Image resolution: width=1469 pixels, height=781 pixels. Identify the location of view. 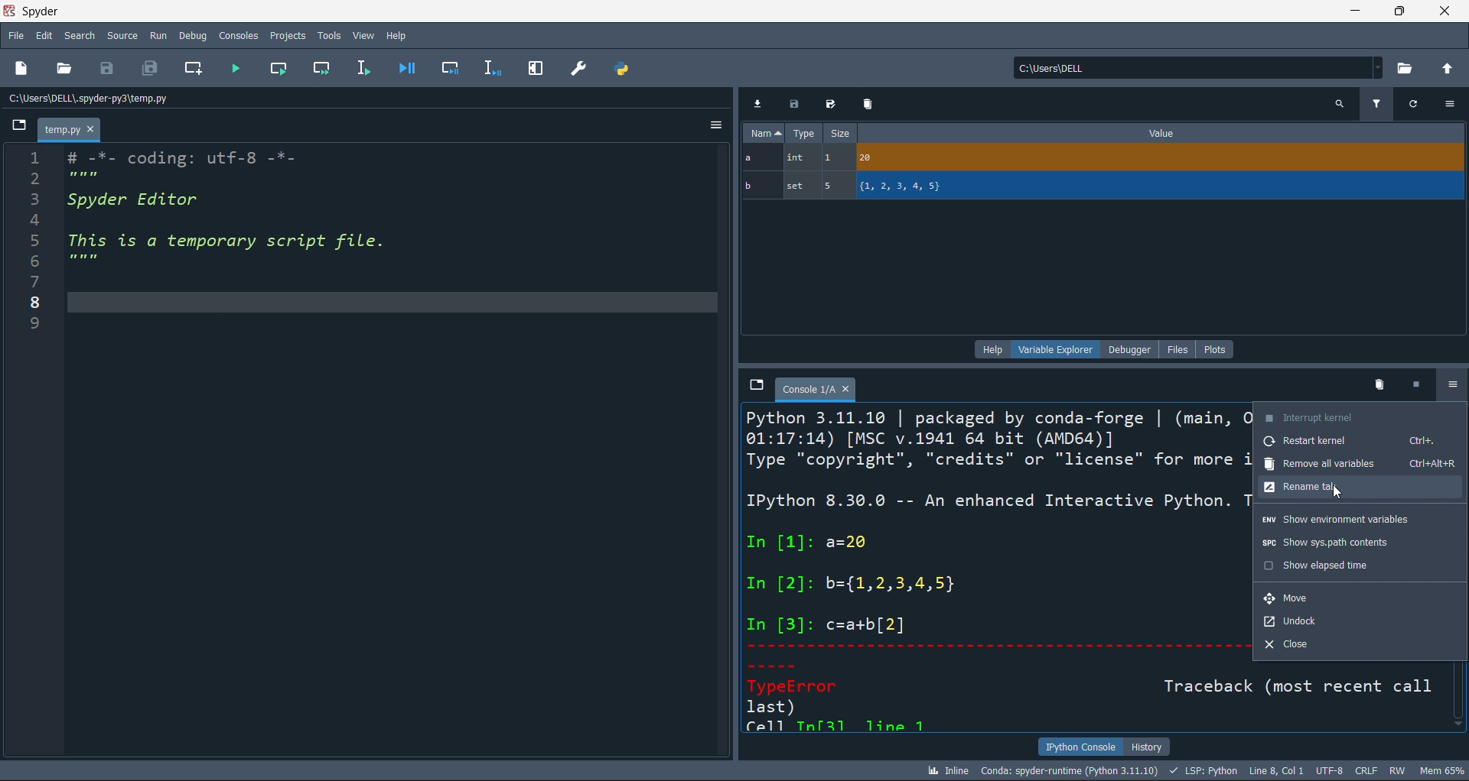
(363, 33).